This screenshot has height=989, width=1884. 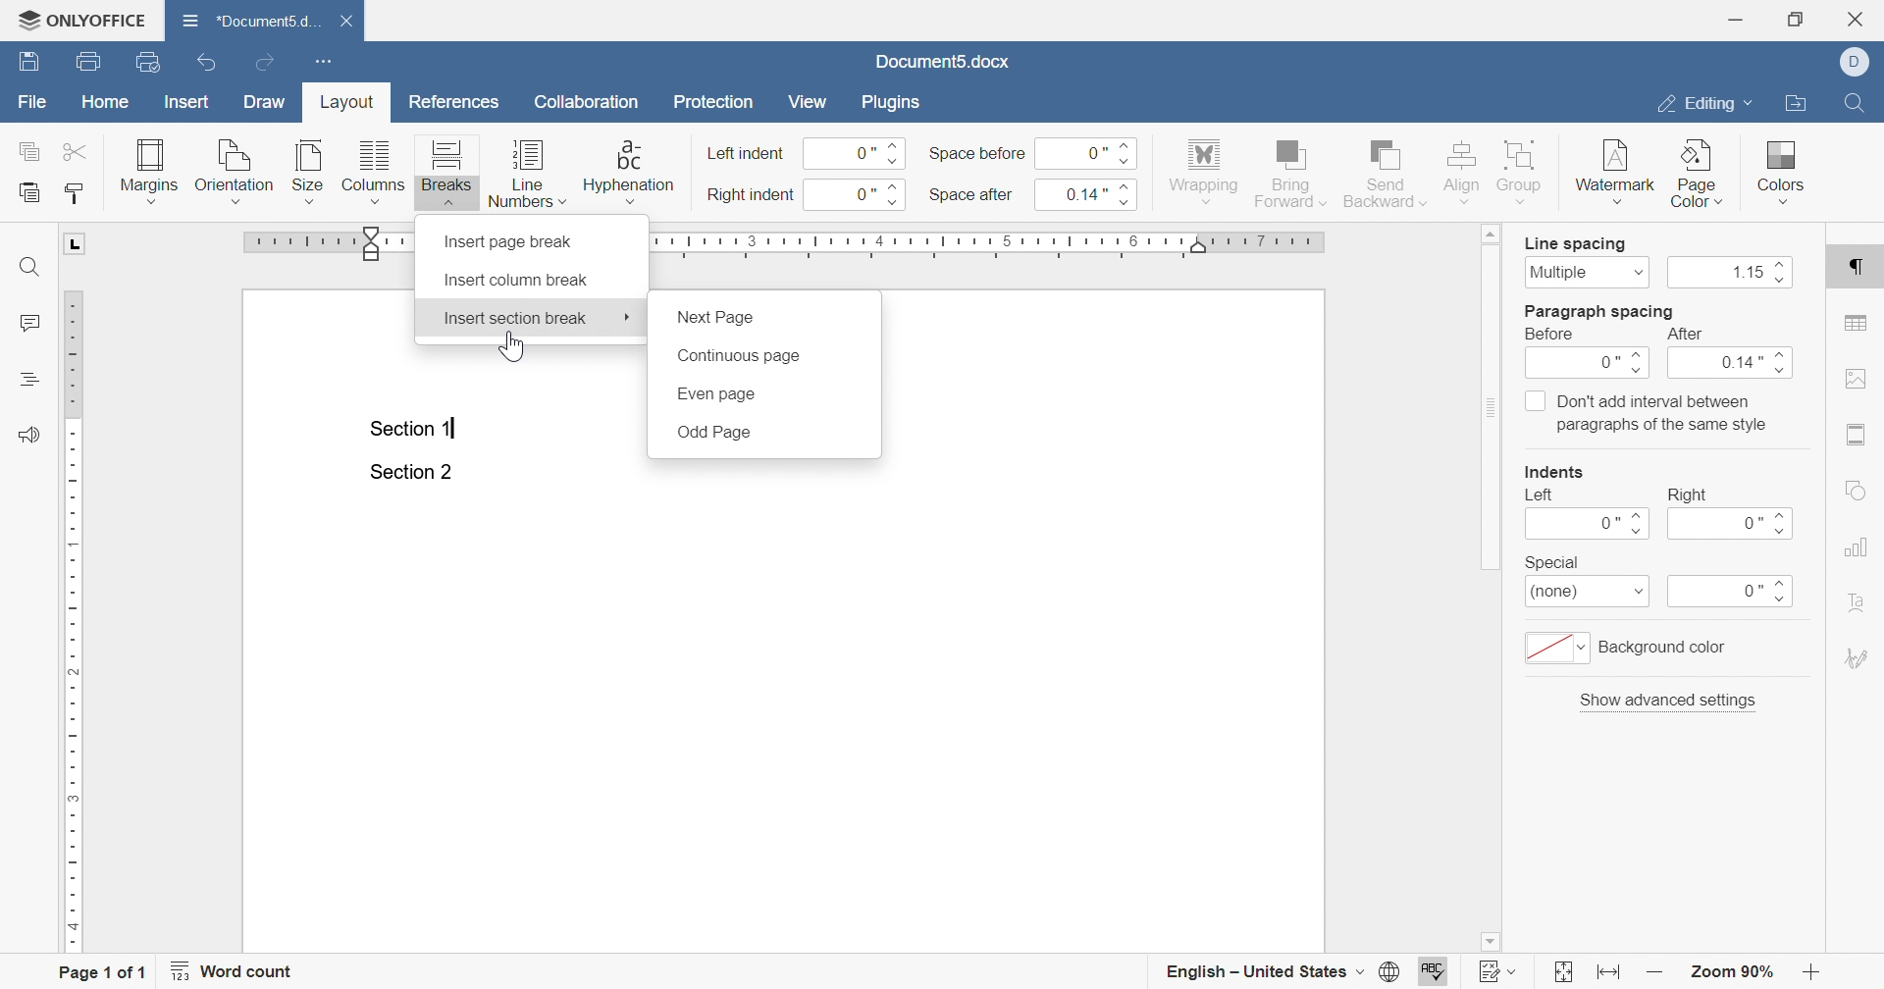 I want to click on cursor, so click(x=509, y=347).